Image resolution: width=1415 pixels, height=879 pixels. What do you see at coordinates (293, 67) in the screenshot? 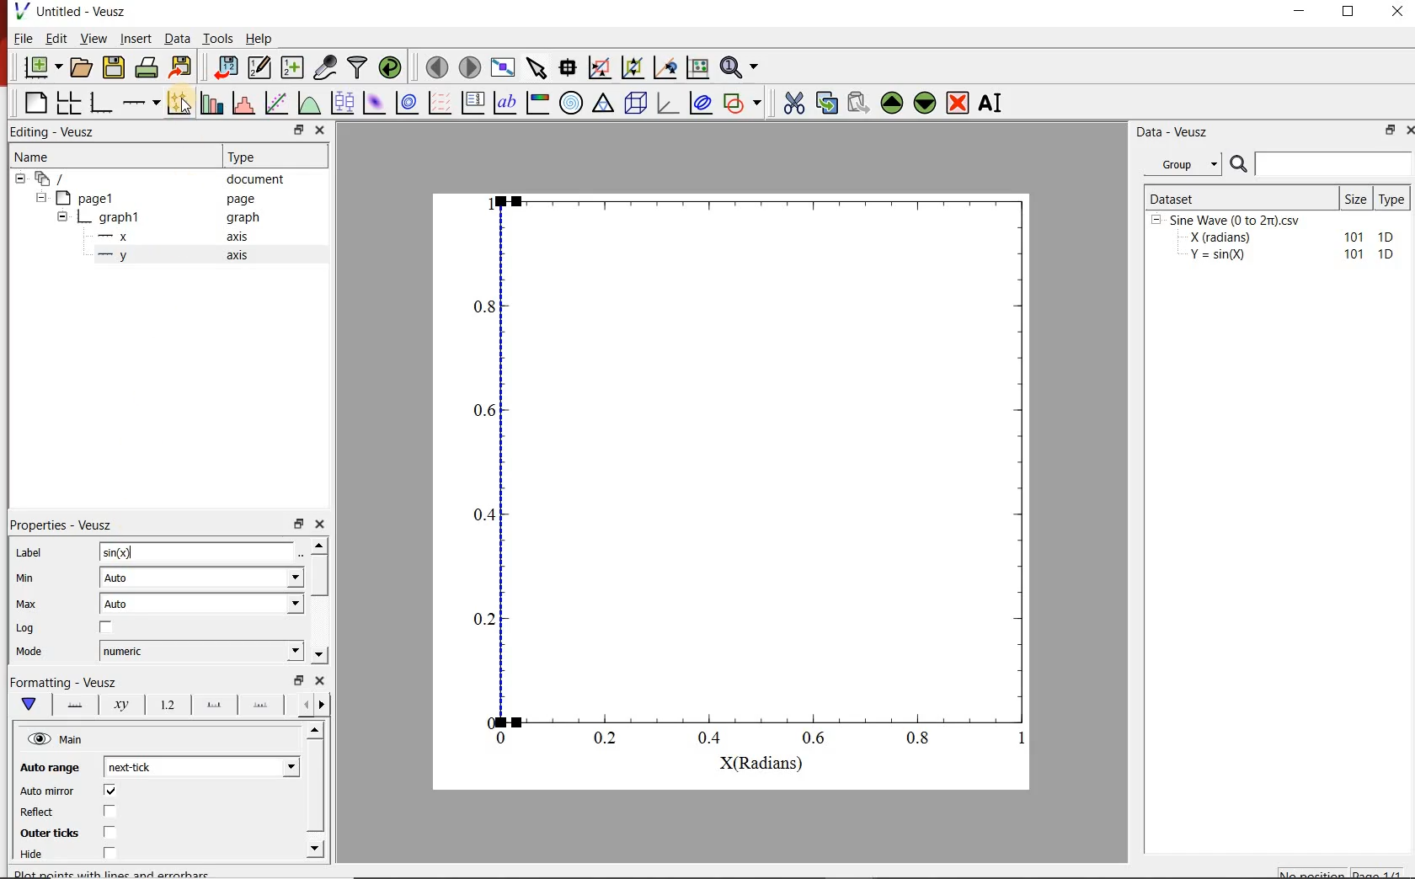
I see `create new datasets` at bounding box center [293, 67].